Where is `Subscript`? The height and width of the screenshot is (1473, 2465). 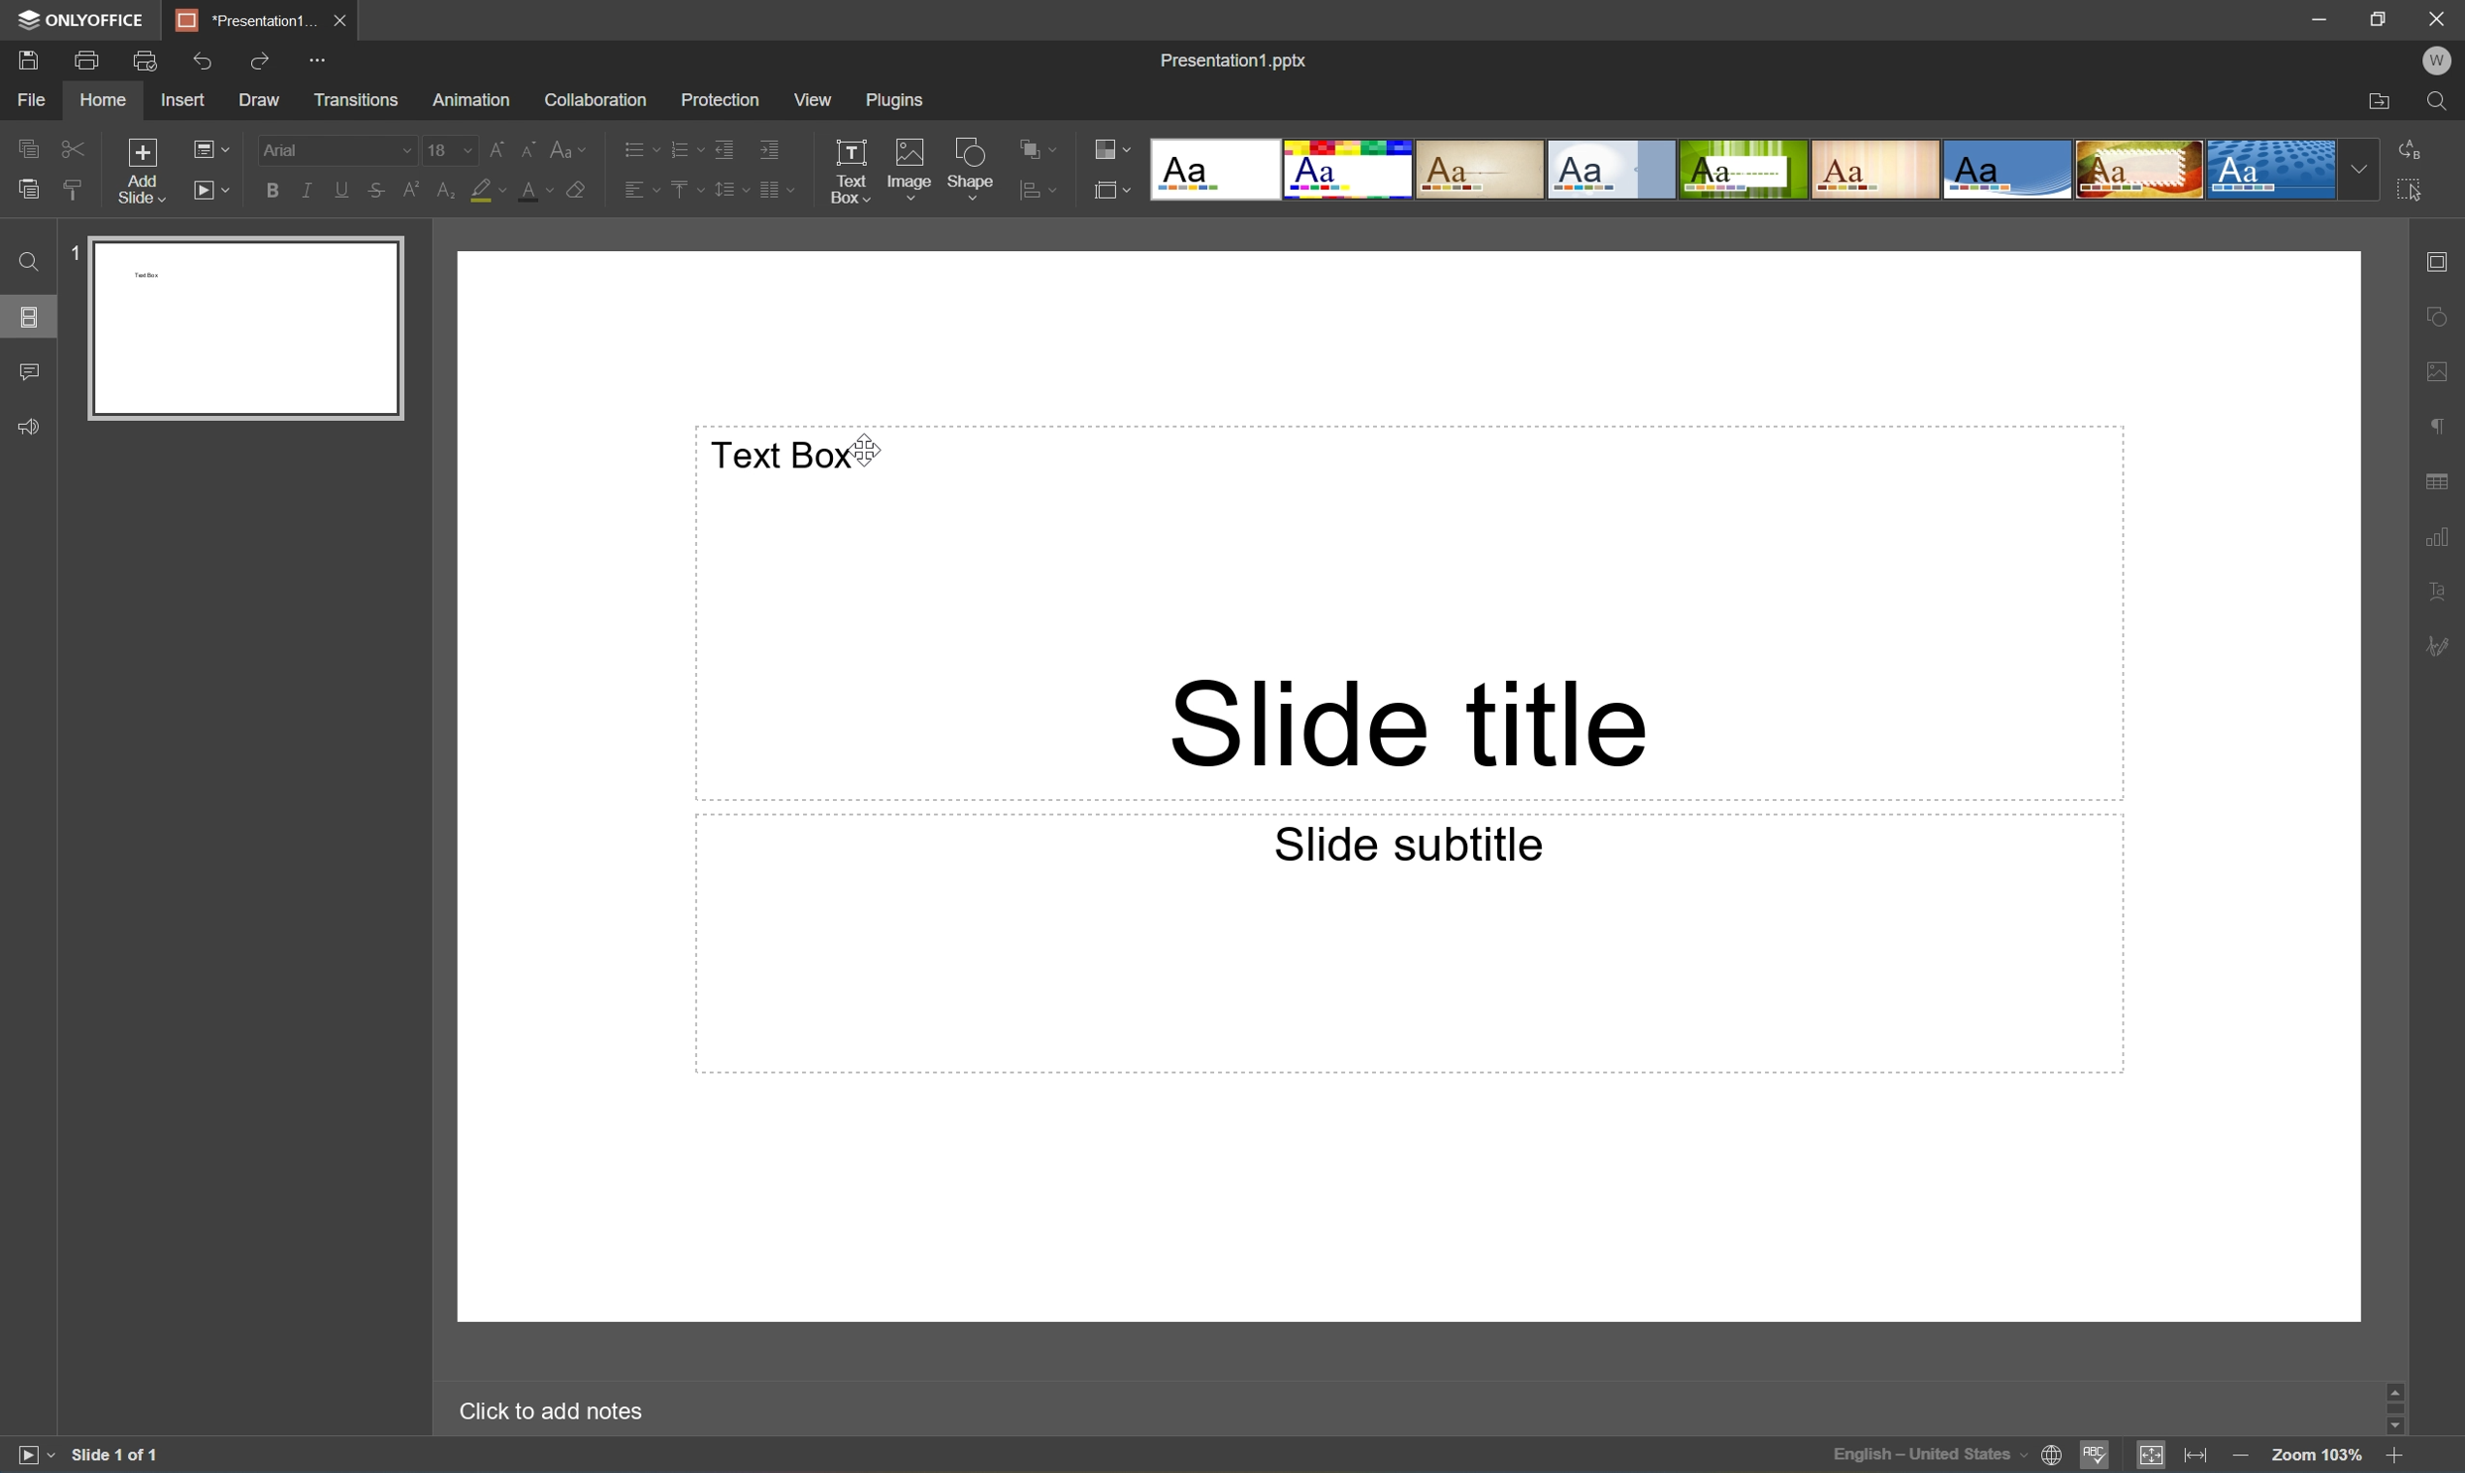
Subscript is located at coordinates (446, 189).